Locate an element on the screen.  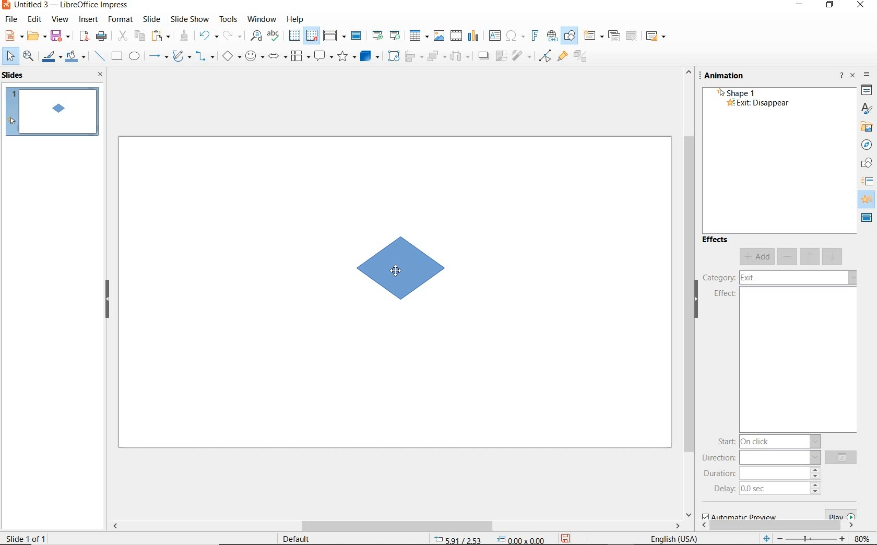
cut is located at coordinates (122, 35).